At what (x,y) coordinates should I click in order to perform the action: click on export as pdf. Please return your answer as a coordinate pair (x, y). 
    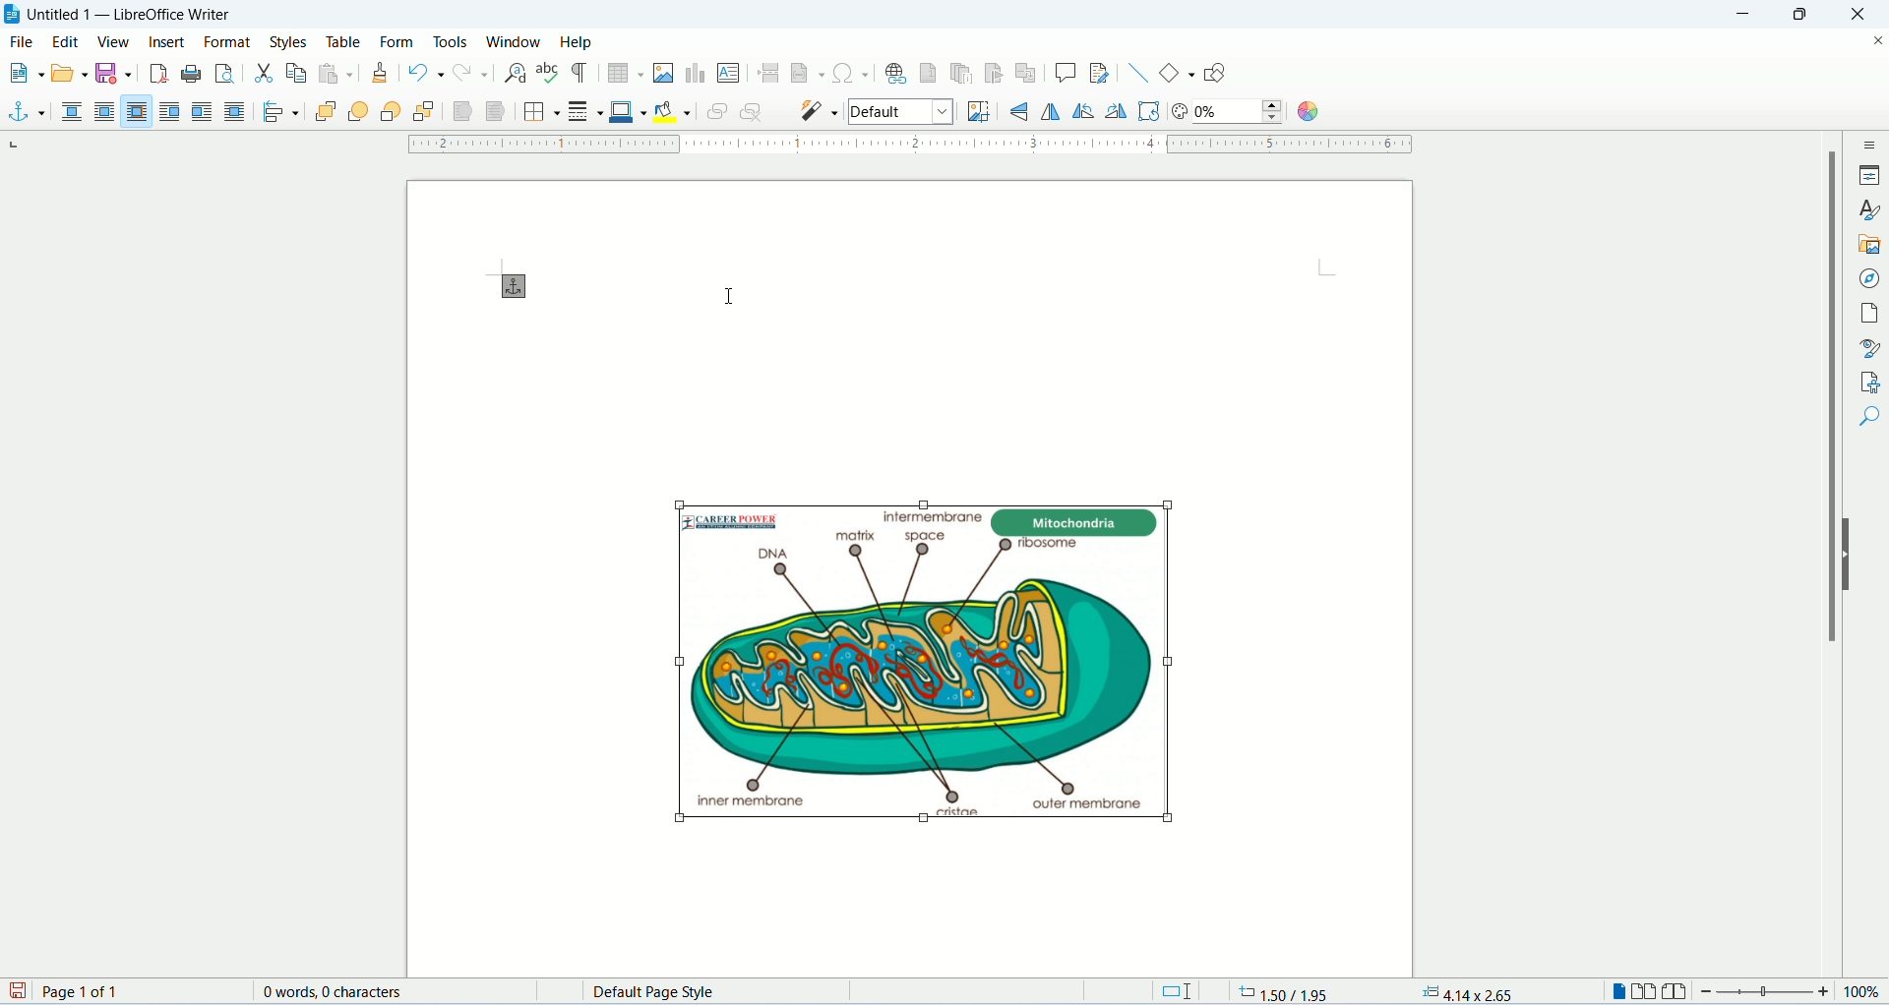
    Looking at the image, I should click on (158, 76).